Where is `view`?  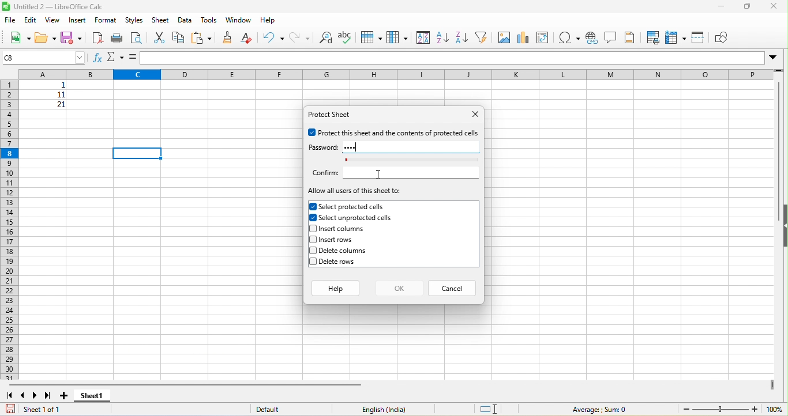
view is located at coordinates (53, 20).